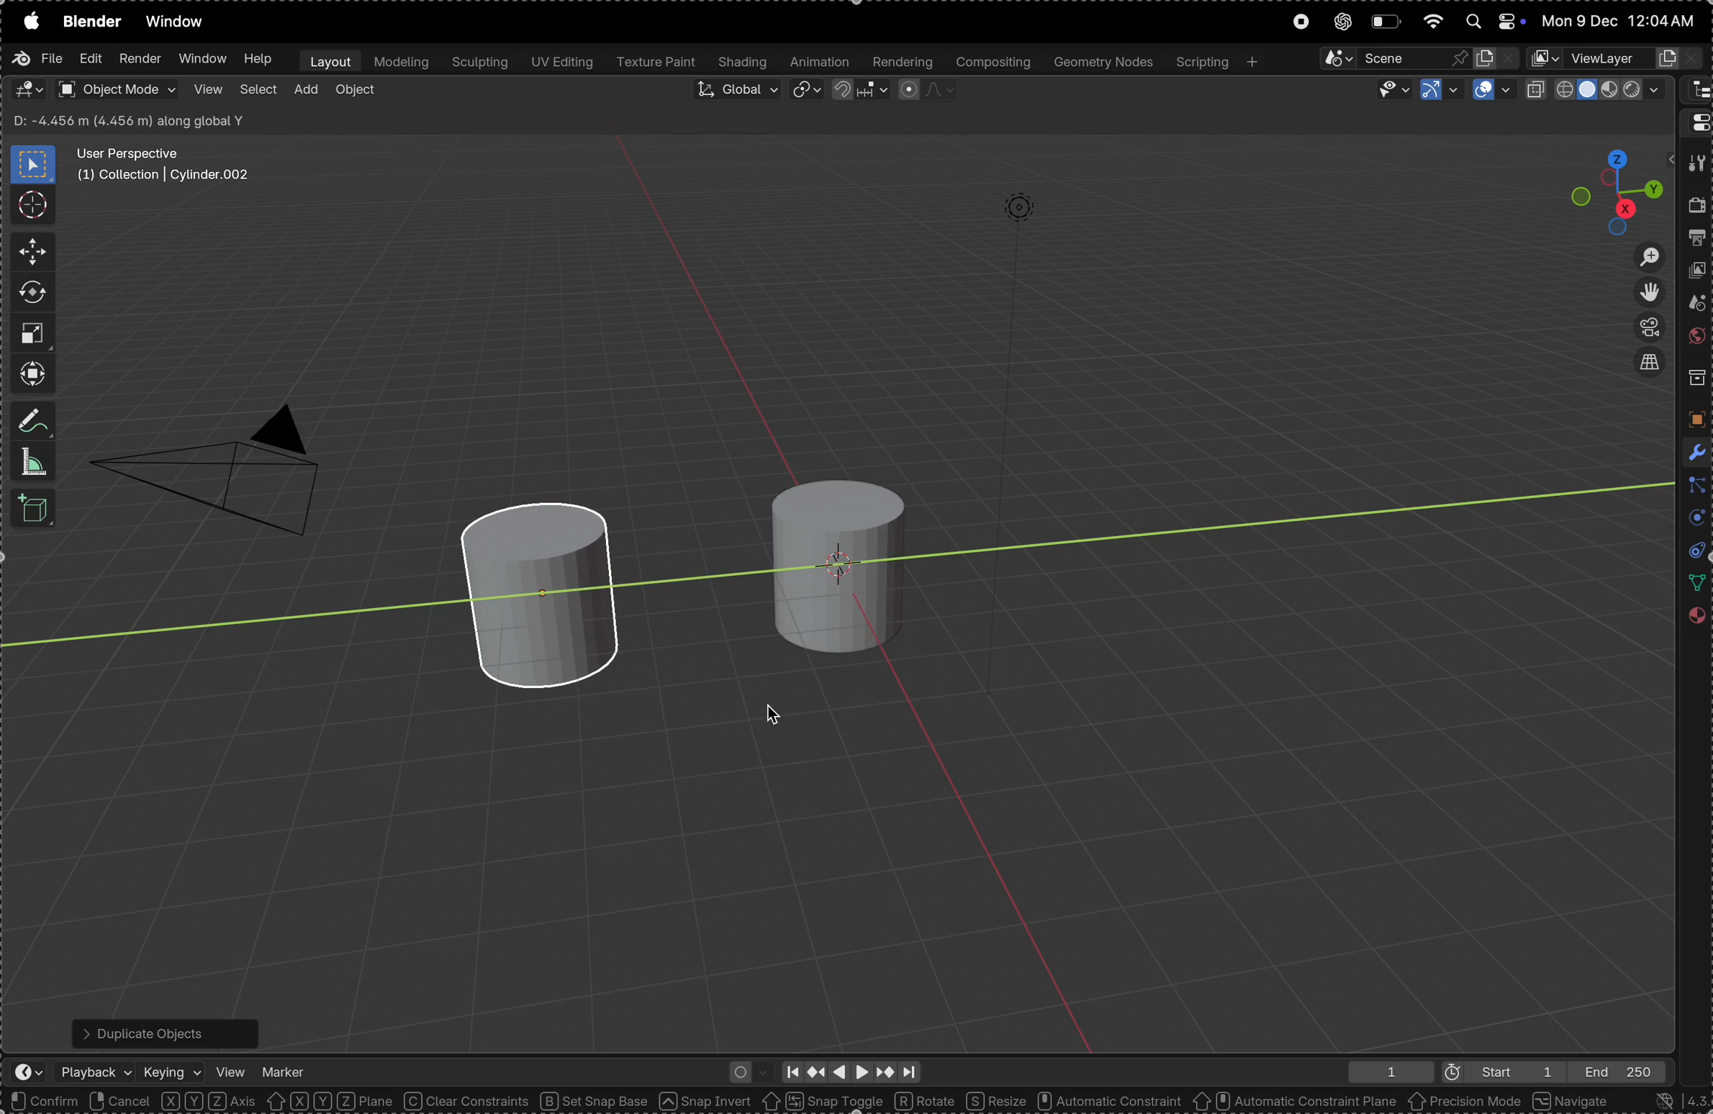  I want to click on record, so click(1299, 23).